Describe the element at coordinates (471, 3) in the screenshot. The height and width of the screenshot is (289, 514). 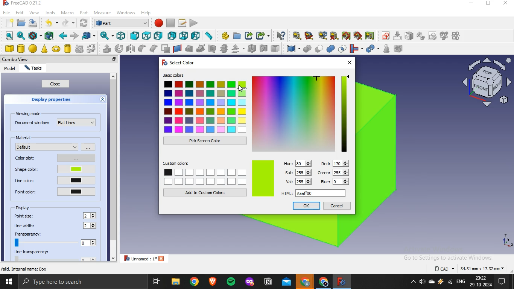
I see `minimize` at that location.